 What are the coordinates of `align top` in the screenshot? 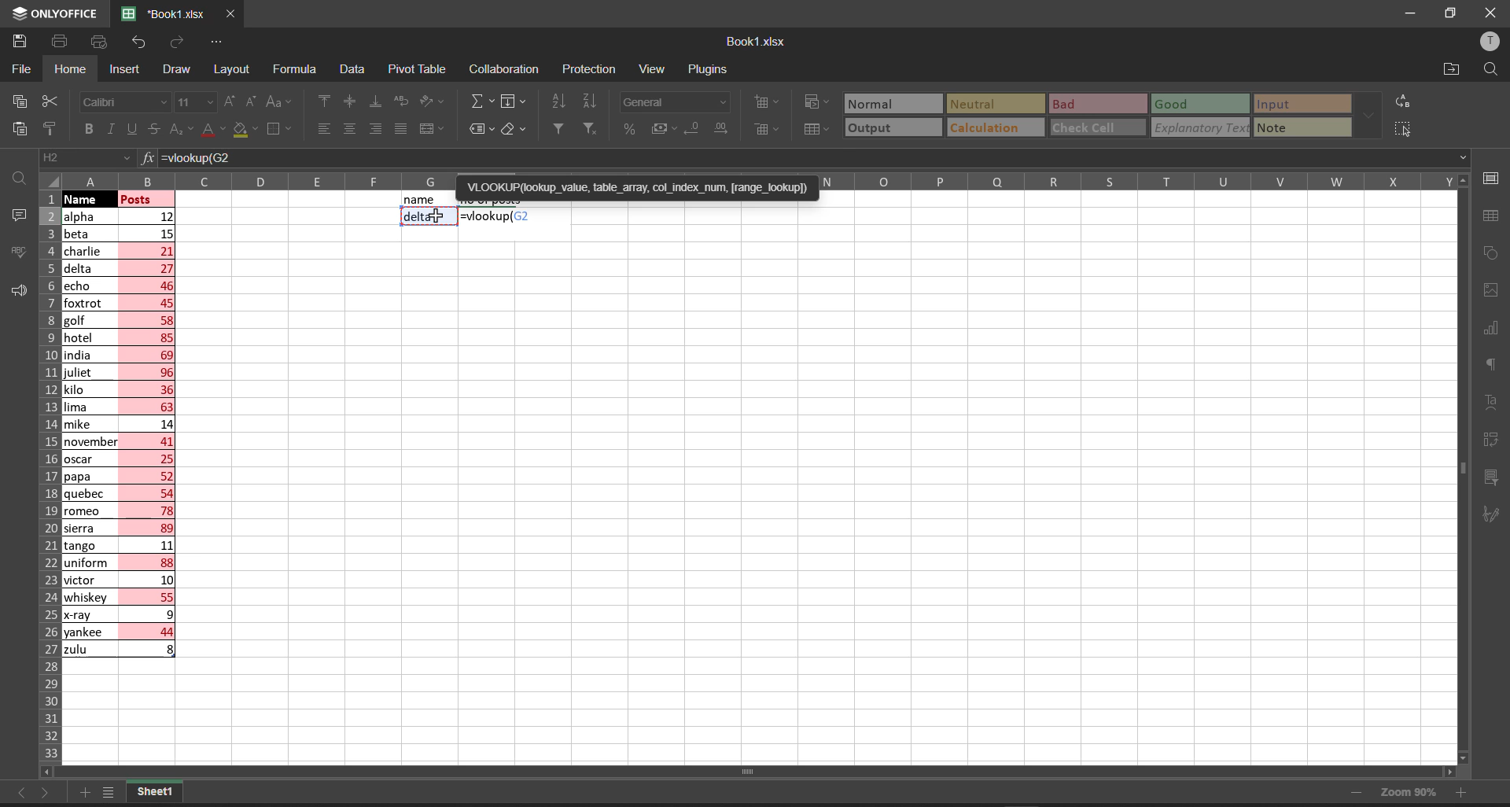 It's located at (321, 102).